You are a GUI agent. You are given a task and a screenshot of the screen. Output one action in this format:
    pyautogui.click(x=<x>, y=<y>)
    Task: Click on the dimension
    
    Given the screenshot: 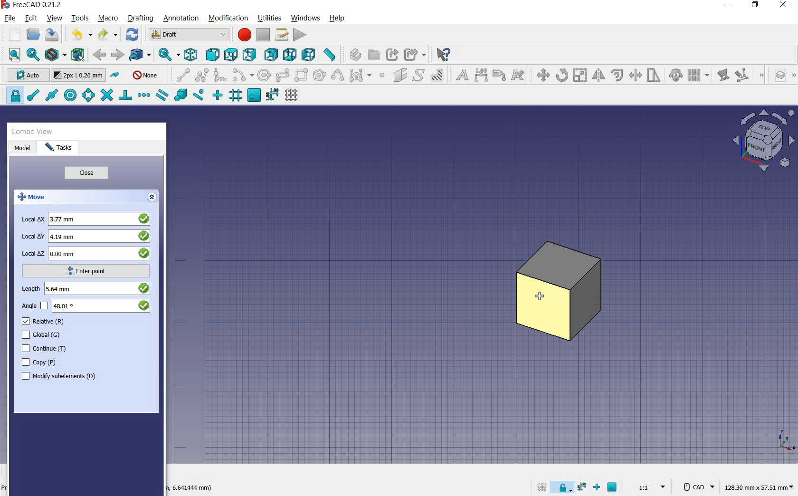 What is the action you would take?
    pyautogui.click(x=759, y=486)
    